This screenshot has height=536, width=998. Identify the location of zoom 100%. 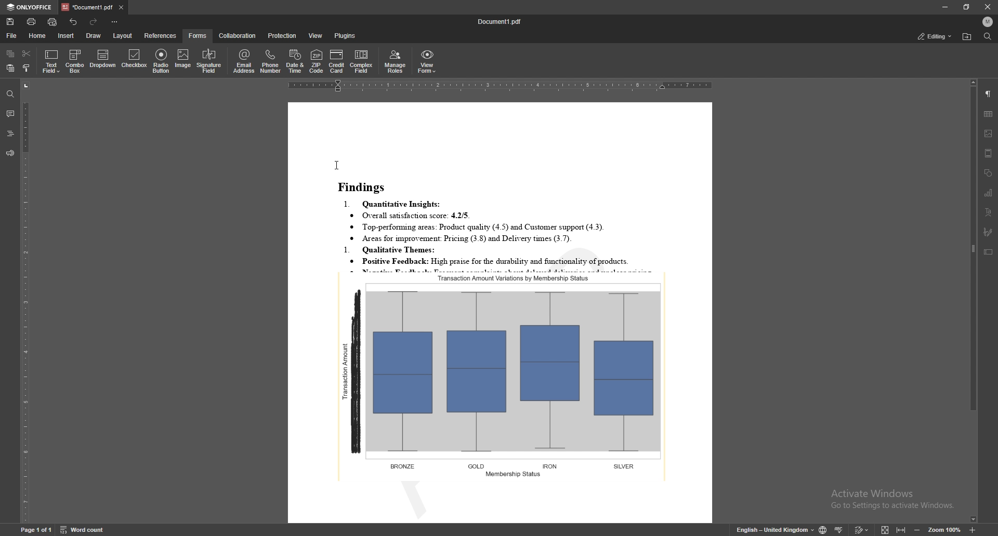
(946, 531).